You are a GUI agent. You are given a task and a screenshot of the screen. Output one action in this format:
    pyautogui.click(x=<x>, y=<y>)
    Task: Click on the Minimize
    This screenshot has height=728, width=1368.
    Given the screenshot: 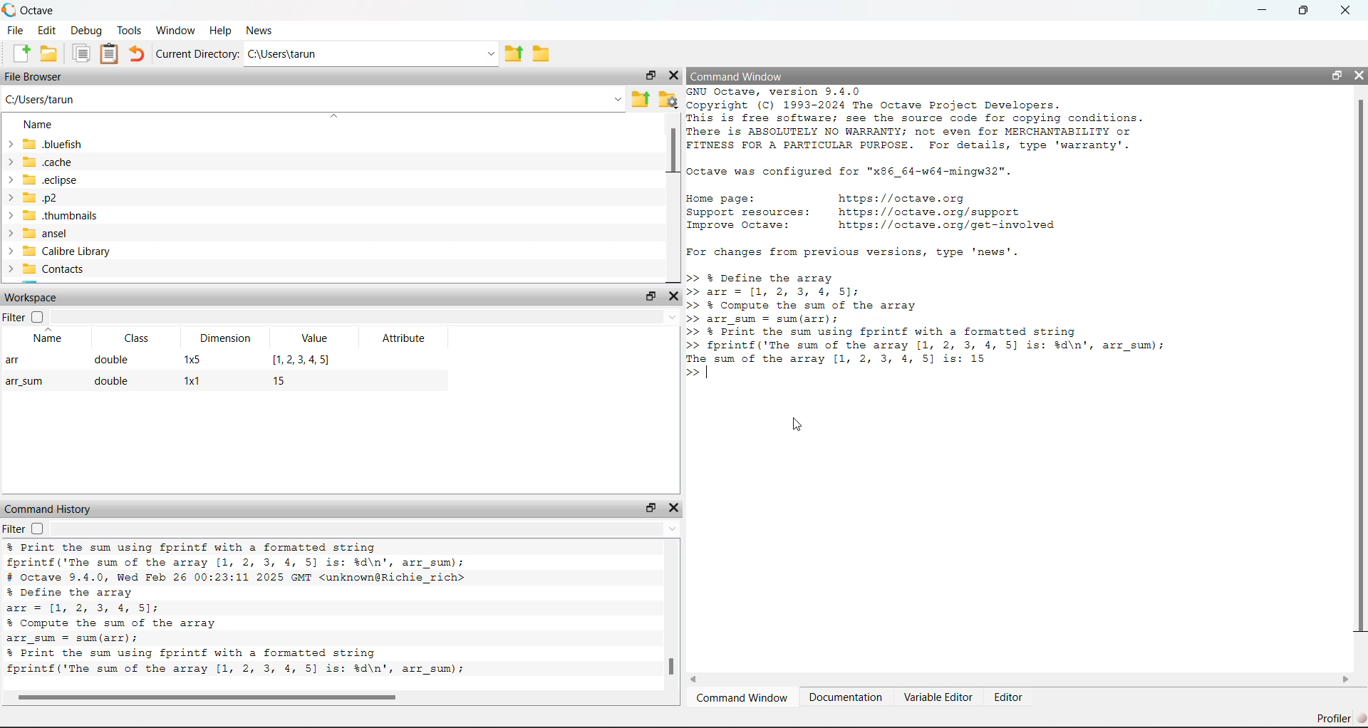 What is the action you would take?
    pyautogui.click(x=1265, y=10)
    